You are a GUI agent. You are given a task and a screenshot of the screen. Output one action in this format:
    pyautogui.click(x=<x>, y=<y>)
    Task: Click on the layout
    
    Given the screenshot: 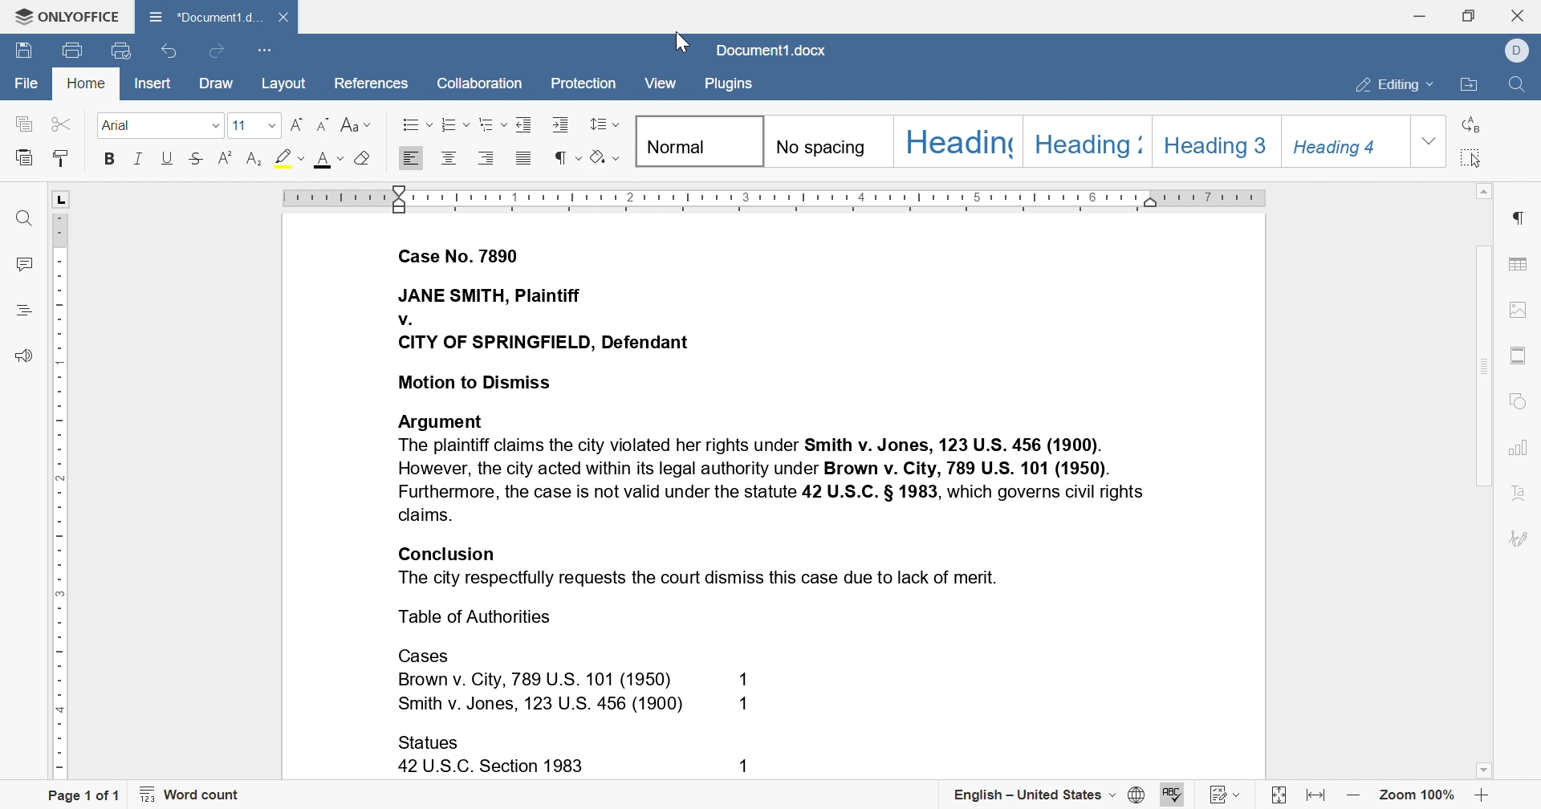 What is the action you would take?
    pyautogui.click(x=284, y=83)
    